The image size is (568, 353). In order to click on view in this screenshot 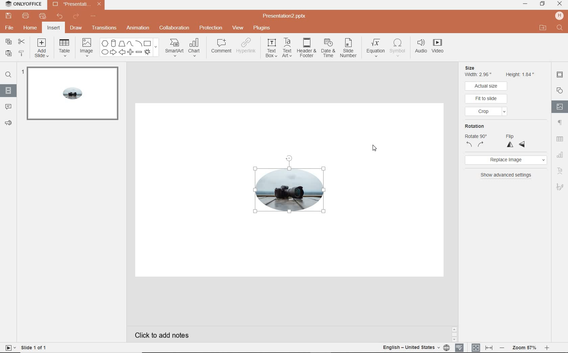, I will do `click(238, 27)`.